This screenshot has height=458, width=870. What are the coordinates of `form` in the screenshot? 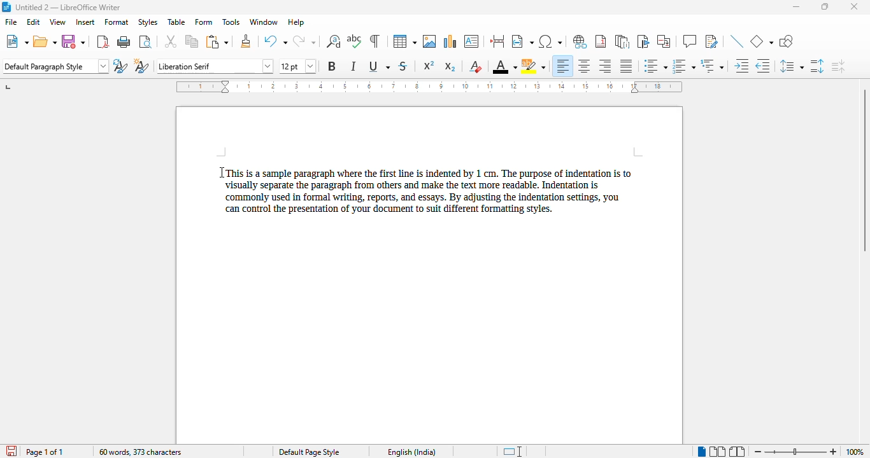 It's located at (204, 22).